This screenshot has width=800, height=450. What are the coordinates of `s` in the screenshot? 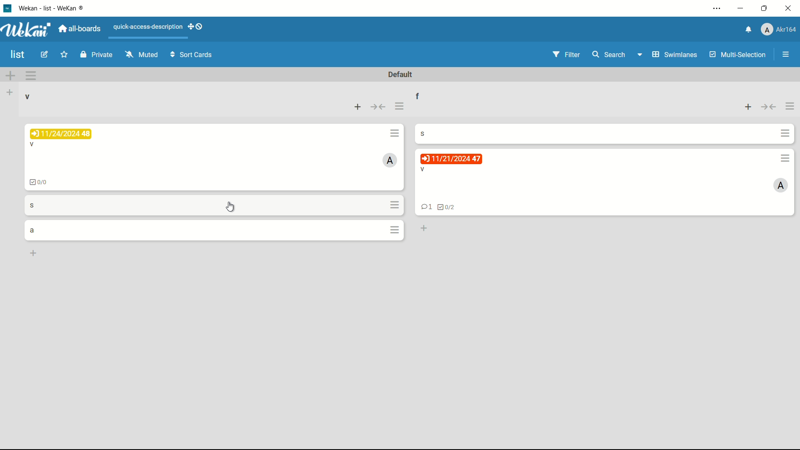 It's located at (32, 205).